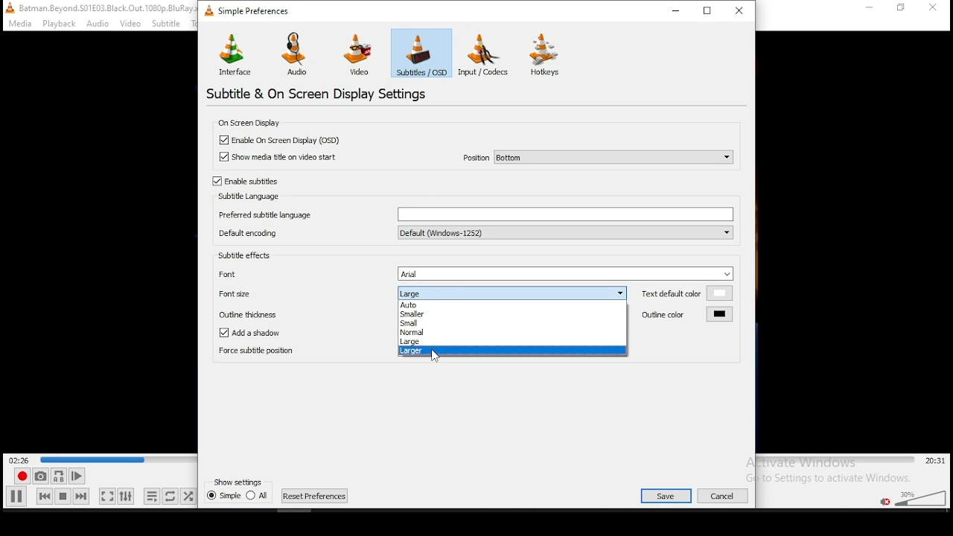 The image size is (953, 536). I want to click on cursor, so click(436, 356).